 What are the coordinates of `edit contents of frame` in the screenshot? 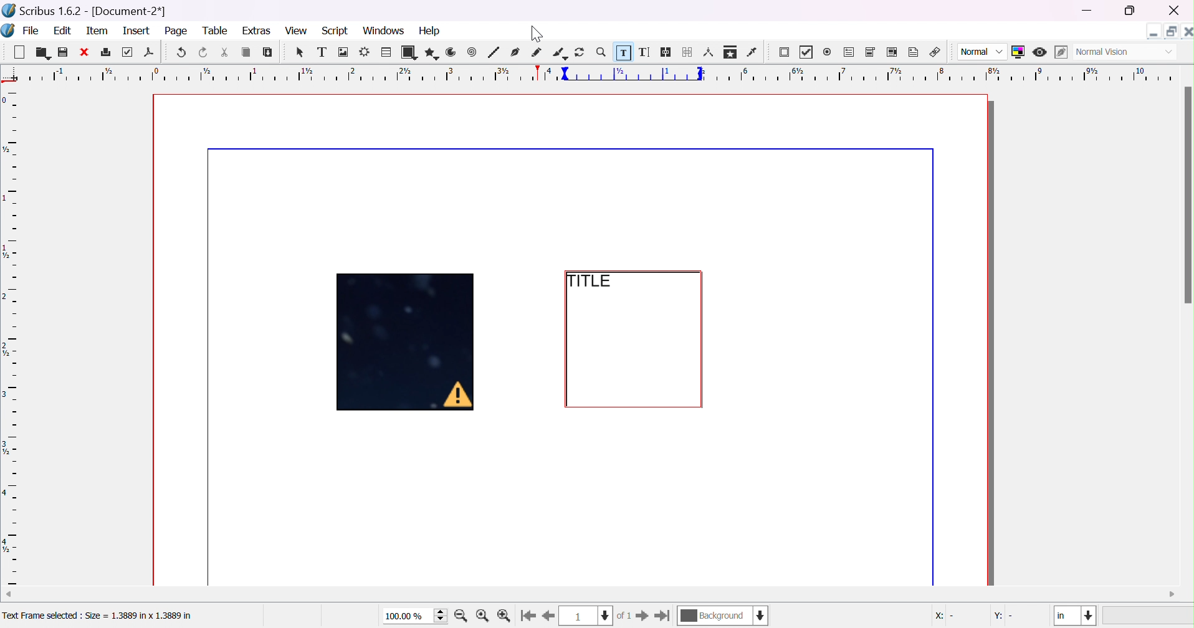 It's located at (623, 50).